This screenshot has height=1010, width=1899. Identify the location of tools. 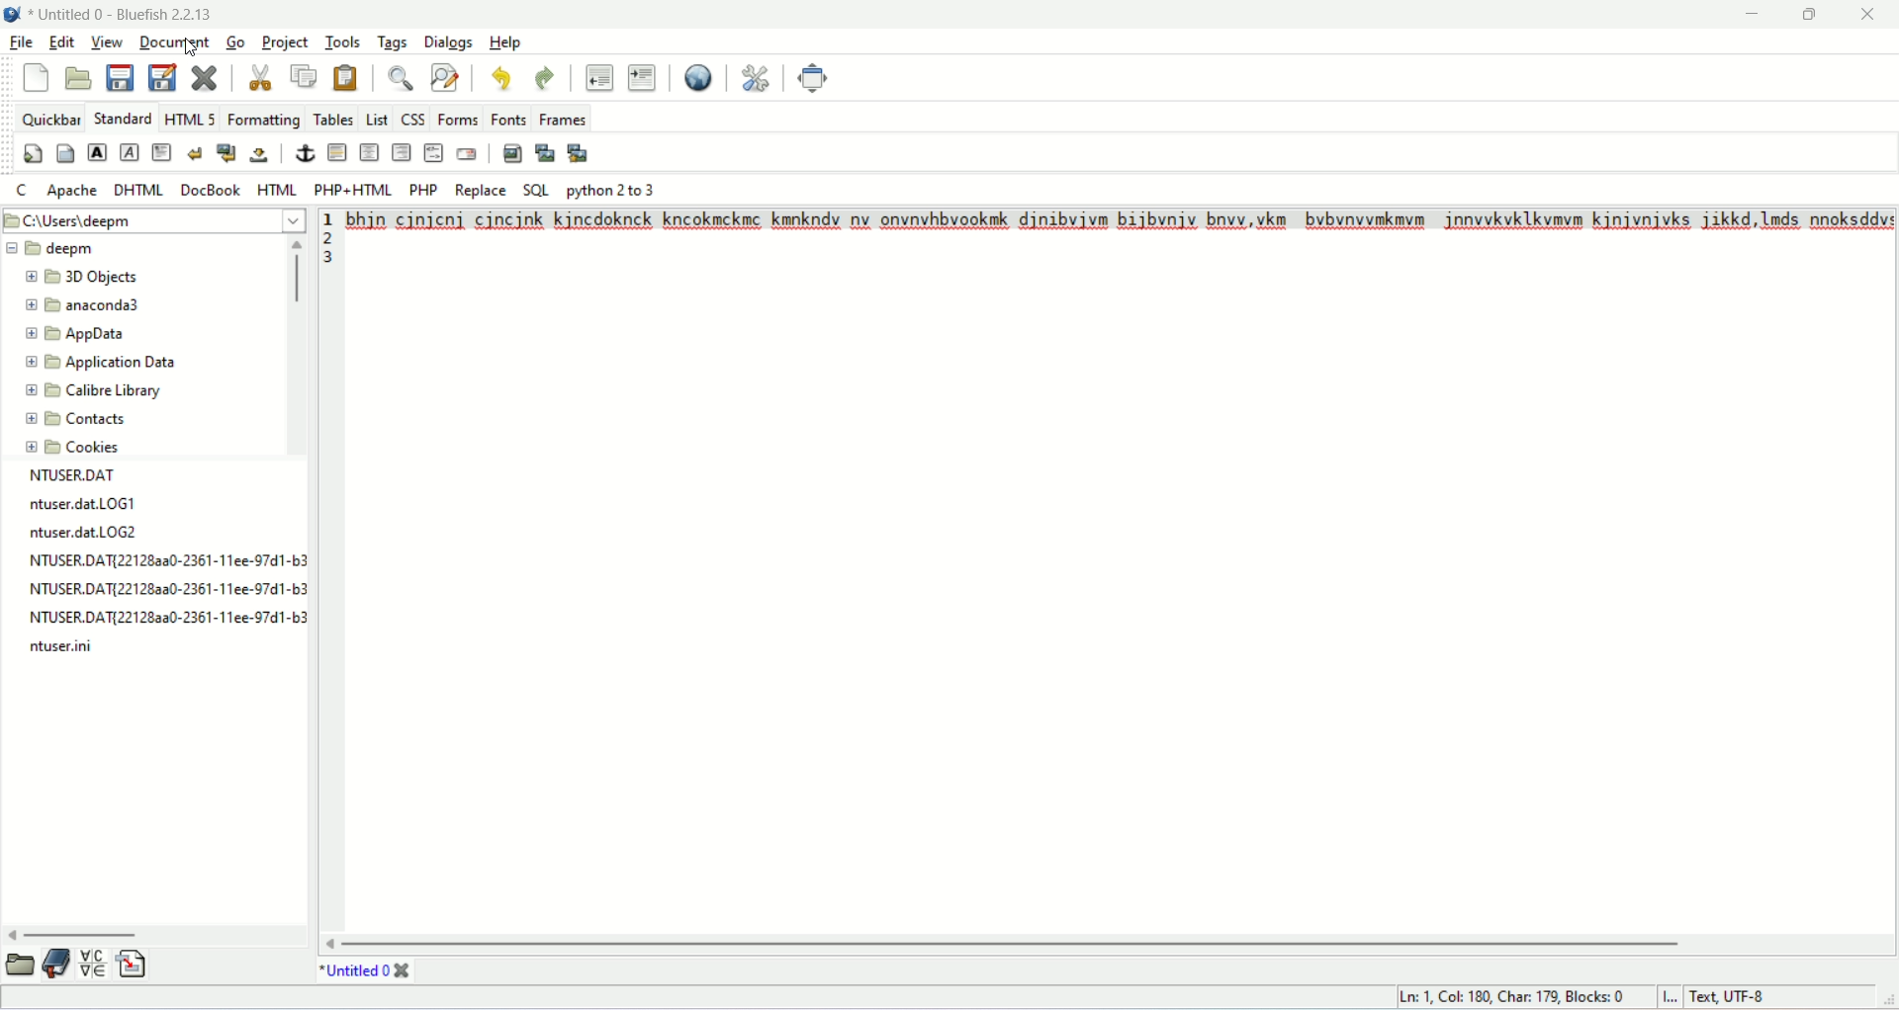
(339, 42).